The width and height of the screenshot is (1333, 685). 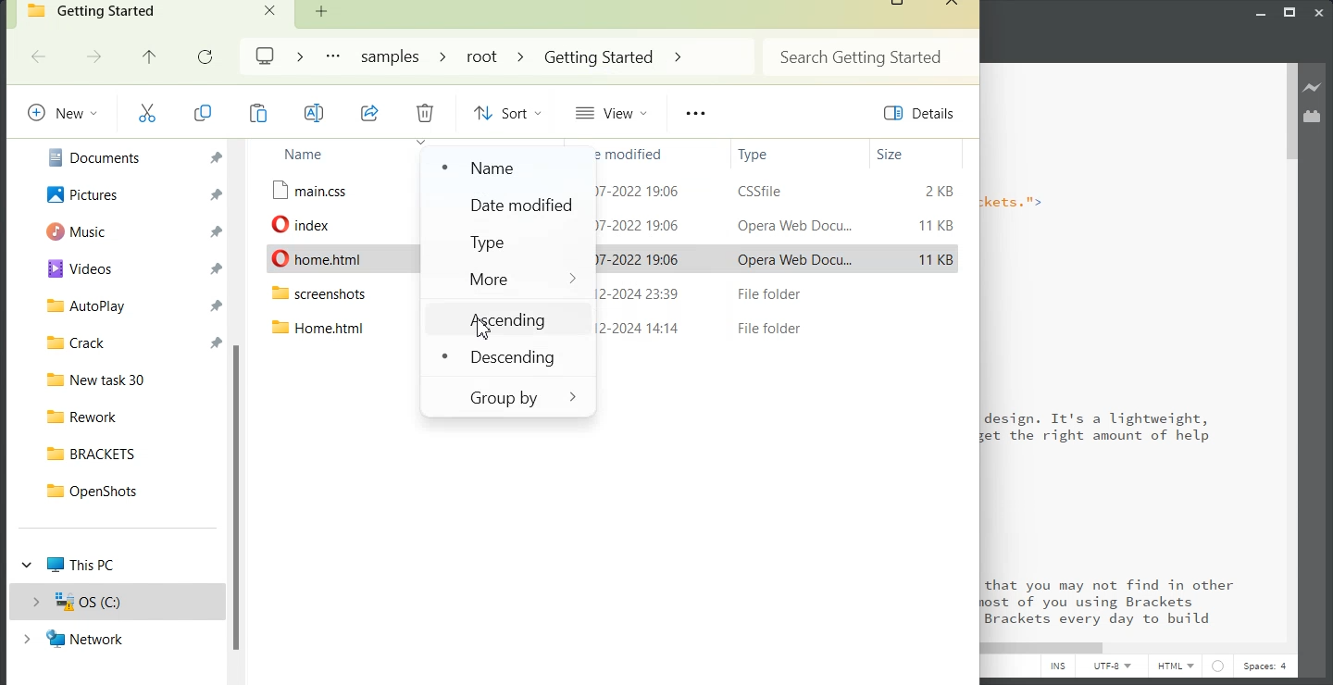 I want to click on INS, so click(x=1057, y=668).